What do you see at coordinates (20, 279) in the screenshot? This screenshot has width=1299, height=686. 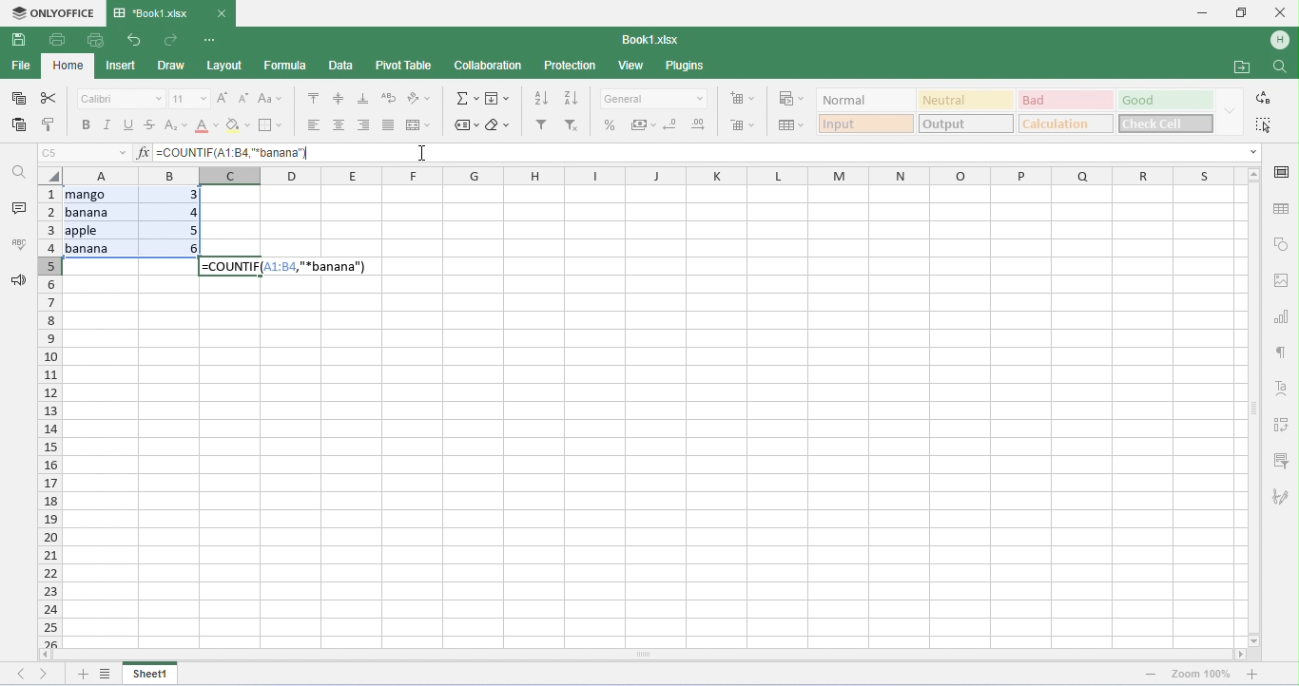 I see `feedback and support` at bounding box center [20, 279].